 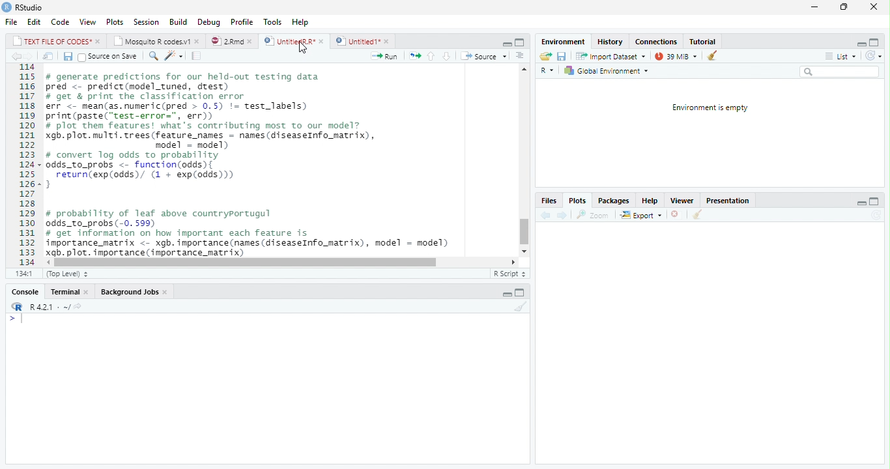 What do you see at coordinates (873, 7) in the screenshot?
I see `Close` at bounding box center [873, 7].